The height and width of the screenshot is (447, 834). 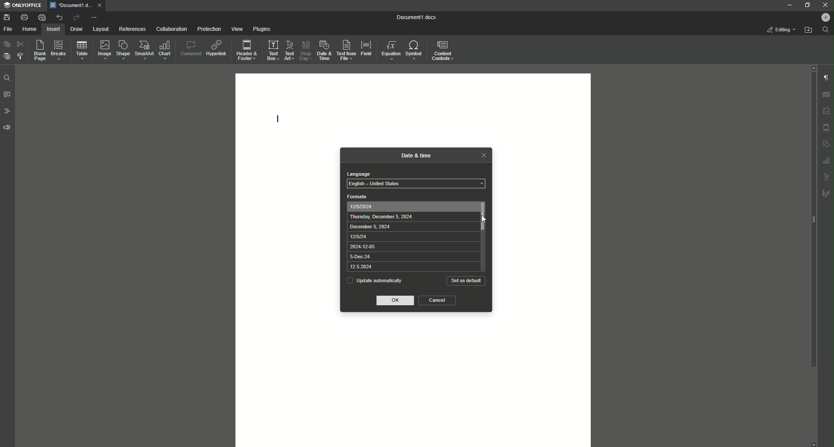 I want to click on scroll up, so click(x=812, y=67).